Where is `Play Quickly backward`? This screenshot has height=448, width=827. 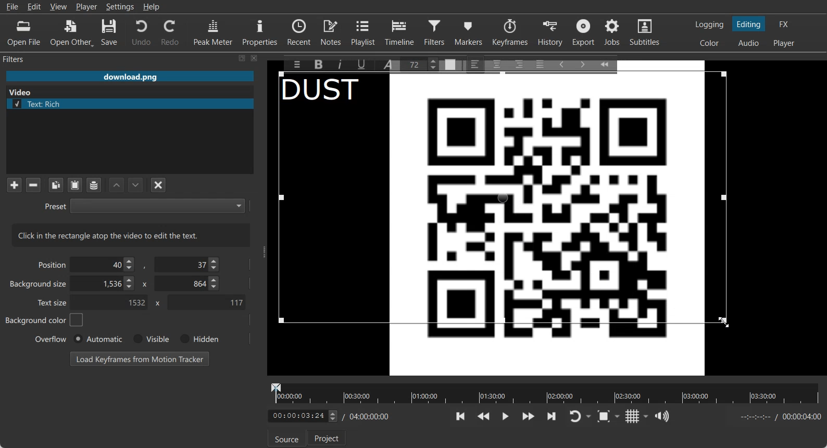
Play Quickly backward is located at coordinates (484, 416).